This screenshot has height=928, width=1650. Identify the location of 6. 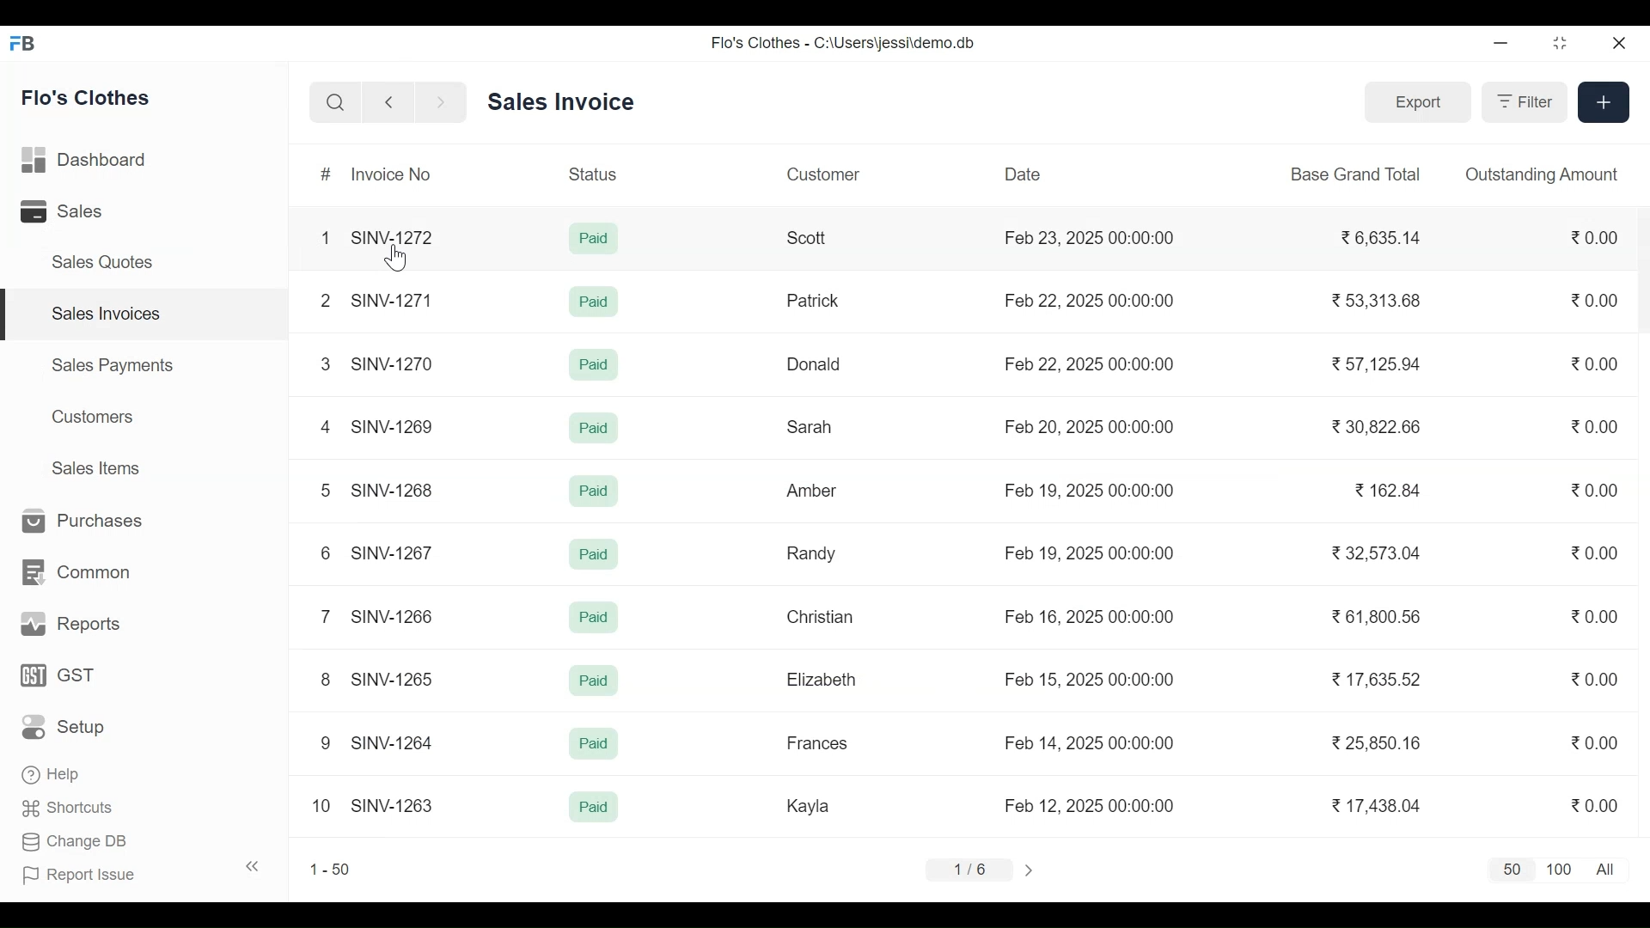
(325, 551).